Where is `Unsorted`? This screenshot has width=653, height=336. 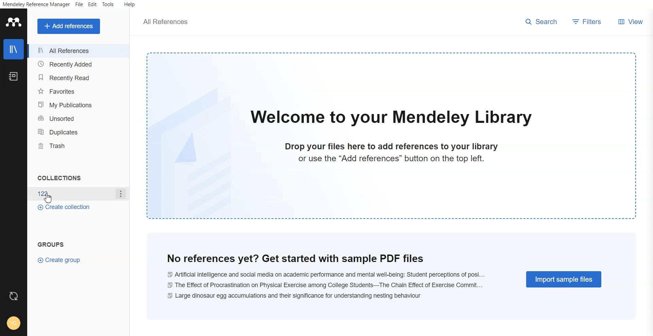 Unsorted is located at coordinates (79, 118).